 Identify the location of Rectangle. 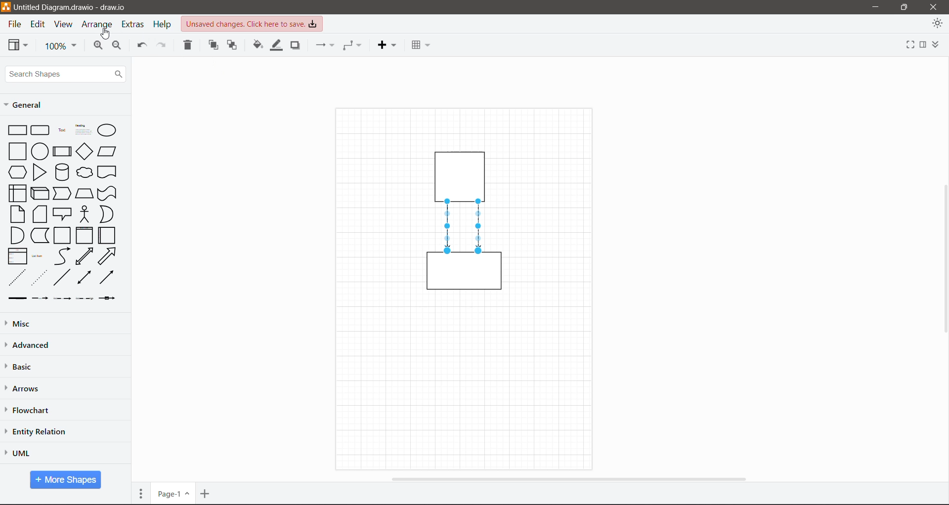
(17, 129).